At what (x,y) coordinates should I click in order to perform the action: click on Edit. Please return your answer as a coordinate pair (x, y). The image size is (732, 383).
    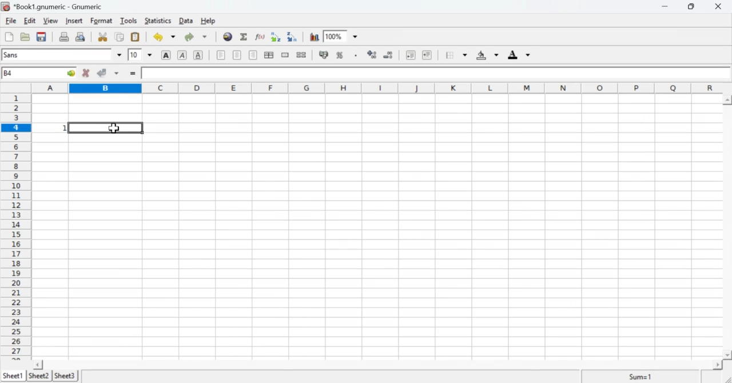
    Looking at the image, I should click on (31, 21).